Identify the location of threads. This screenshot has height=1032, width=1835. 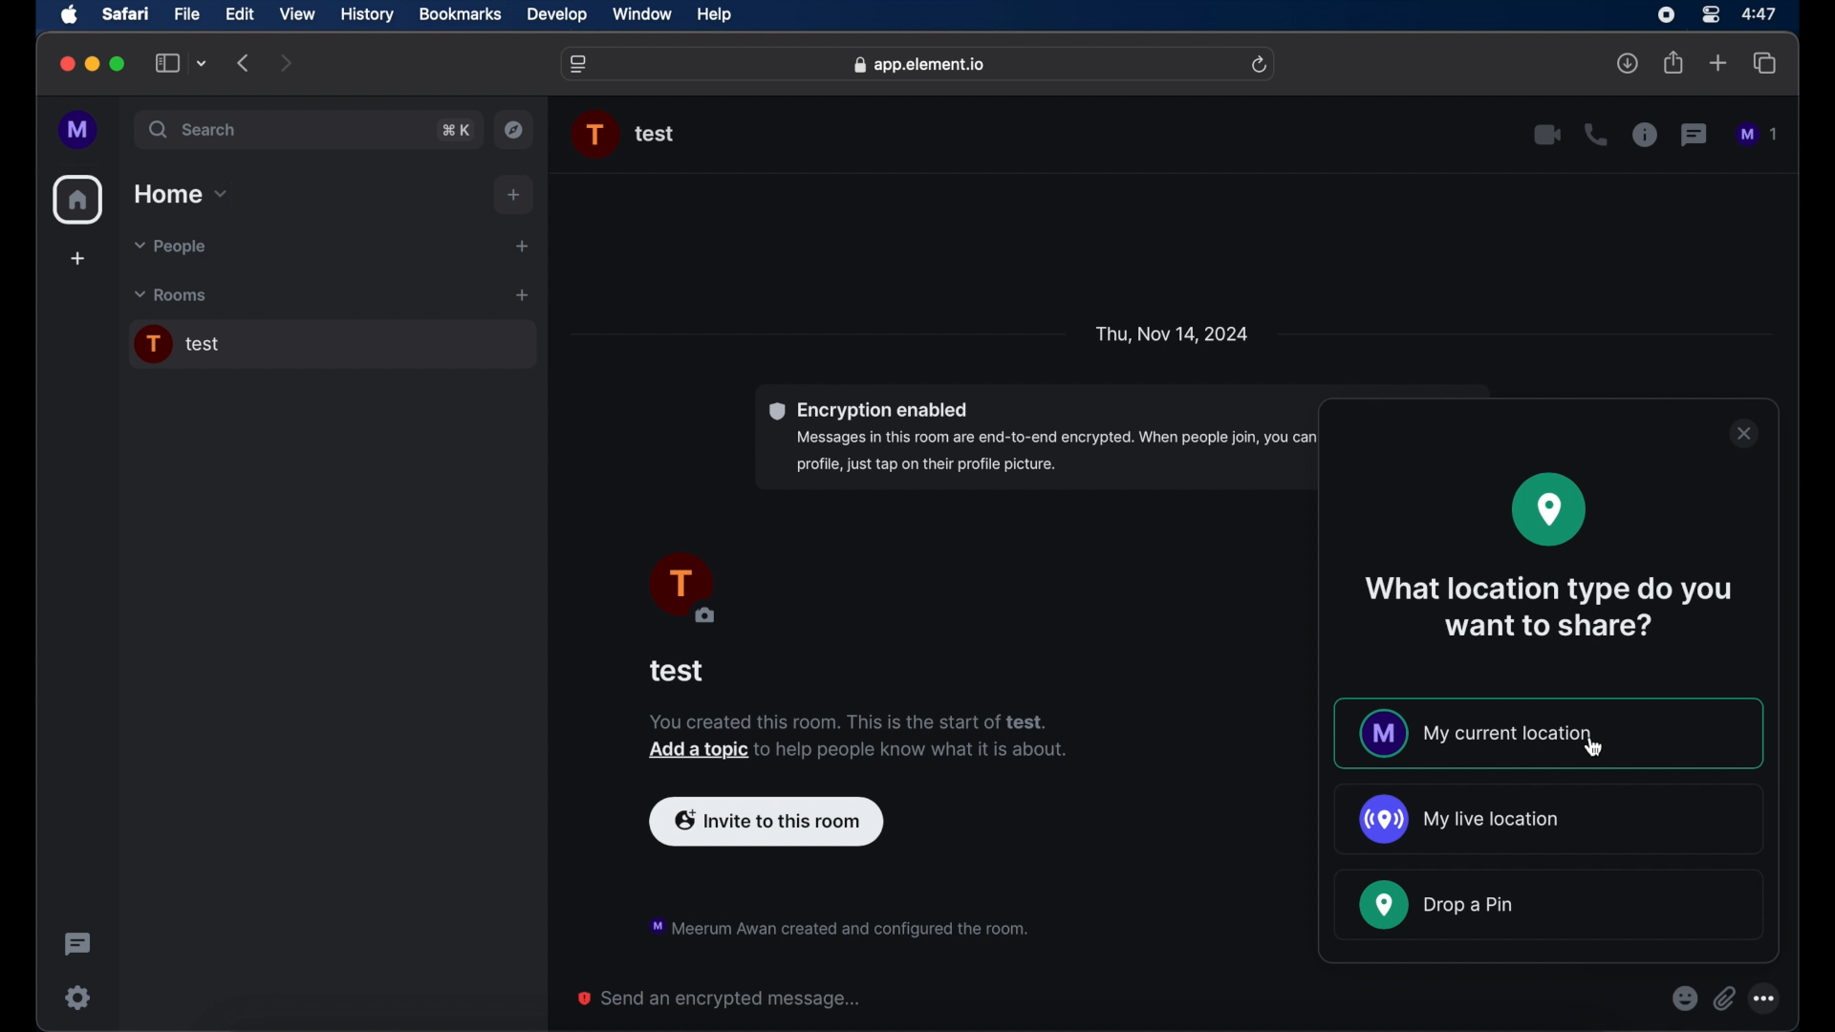
(1695, 135).